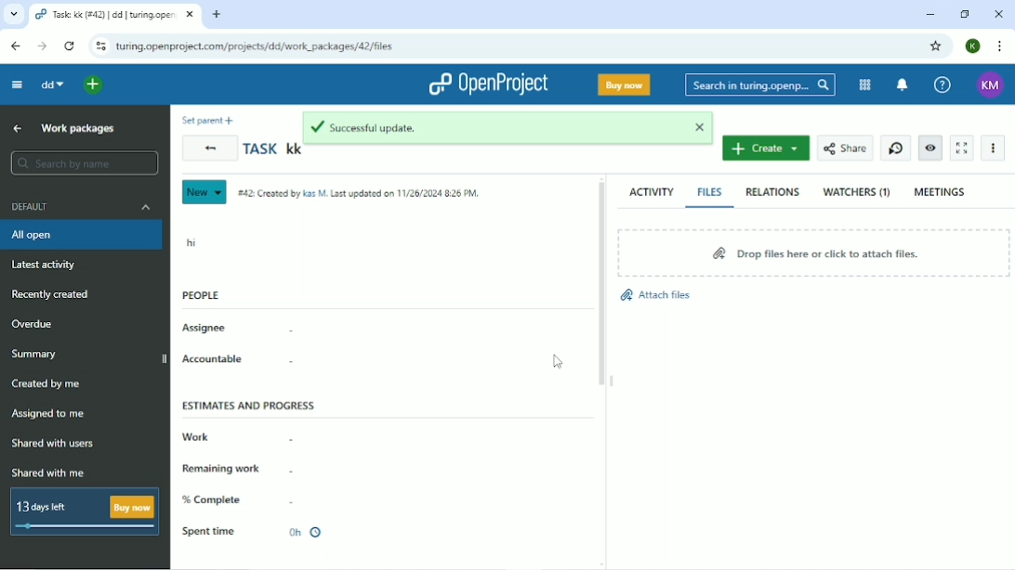 Image resolution: width=1015 pixels, height=570 pixels. I want to click on Created by me, so click(49, 383).